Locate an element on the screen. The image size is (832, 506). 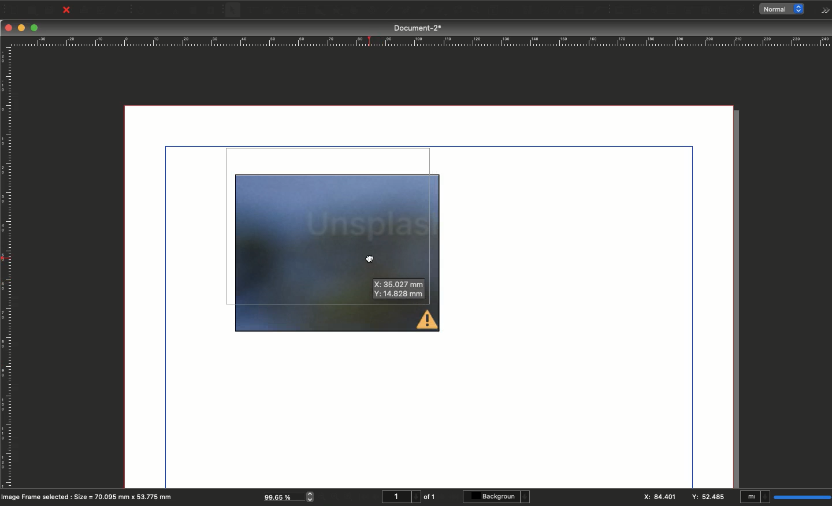
normal is located at coordinates (785, 9).